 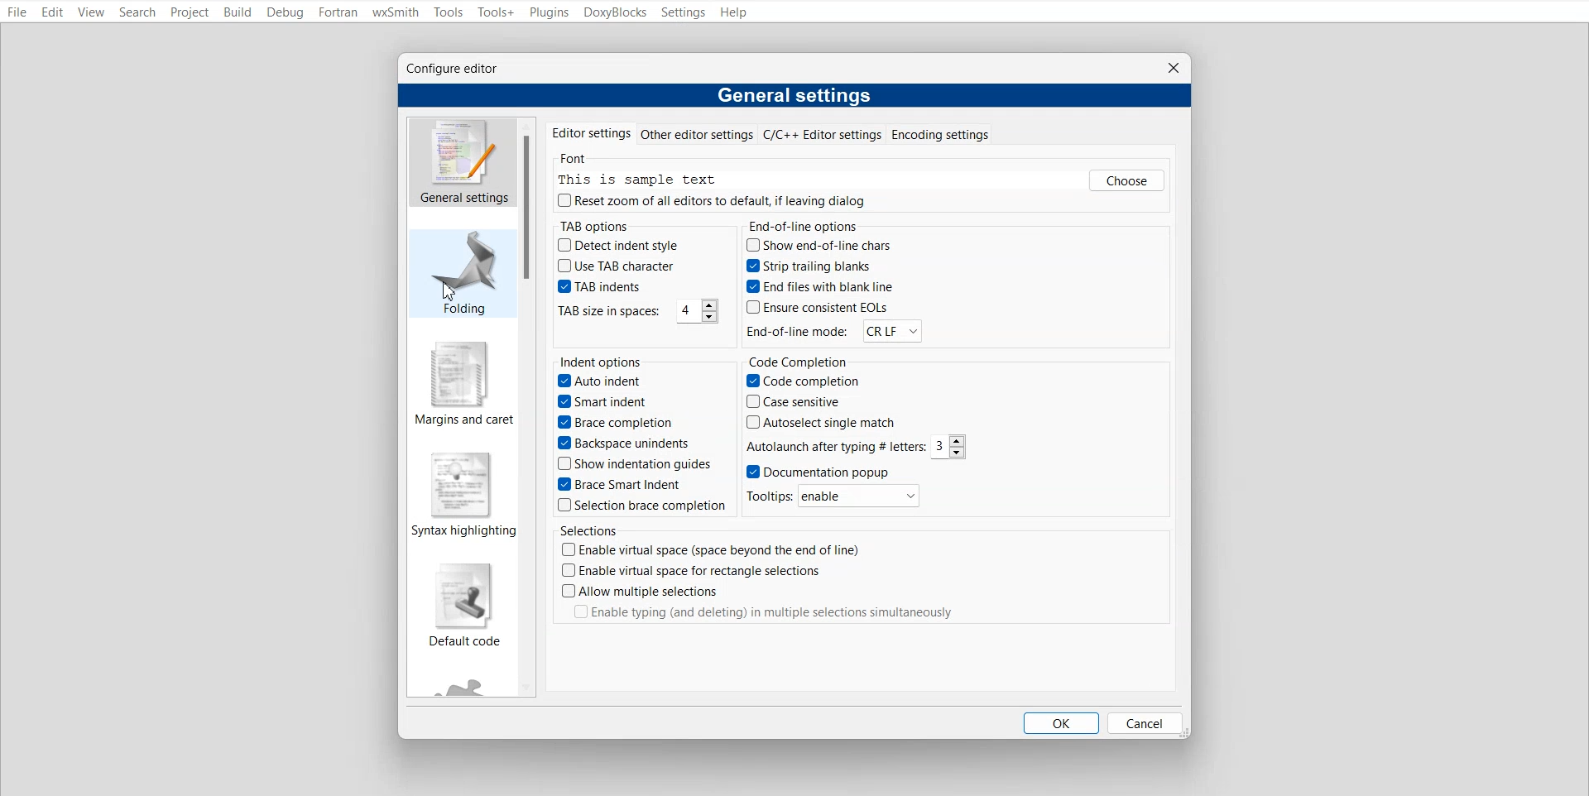 What do you see at coordinates (599, 383) in the screenshot?
I see `Auto indent` at bounding box center [599, 383].